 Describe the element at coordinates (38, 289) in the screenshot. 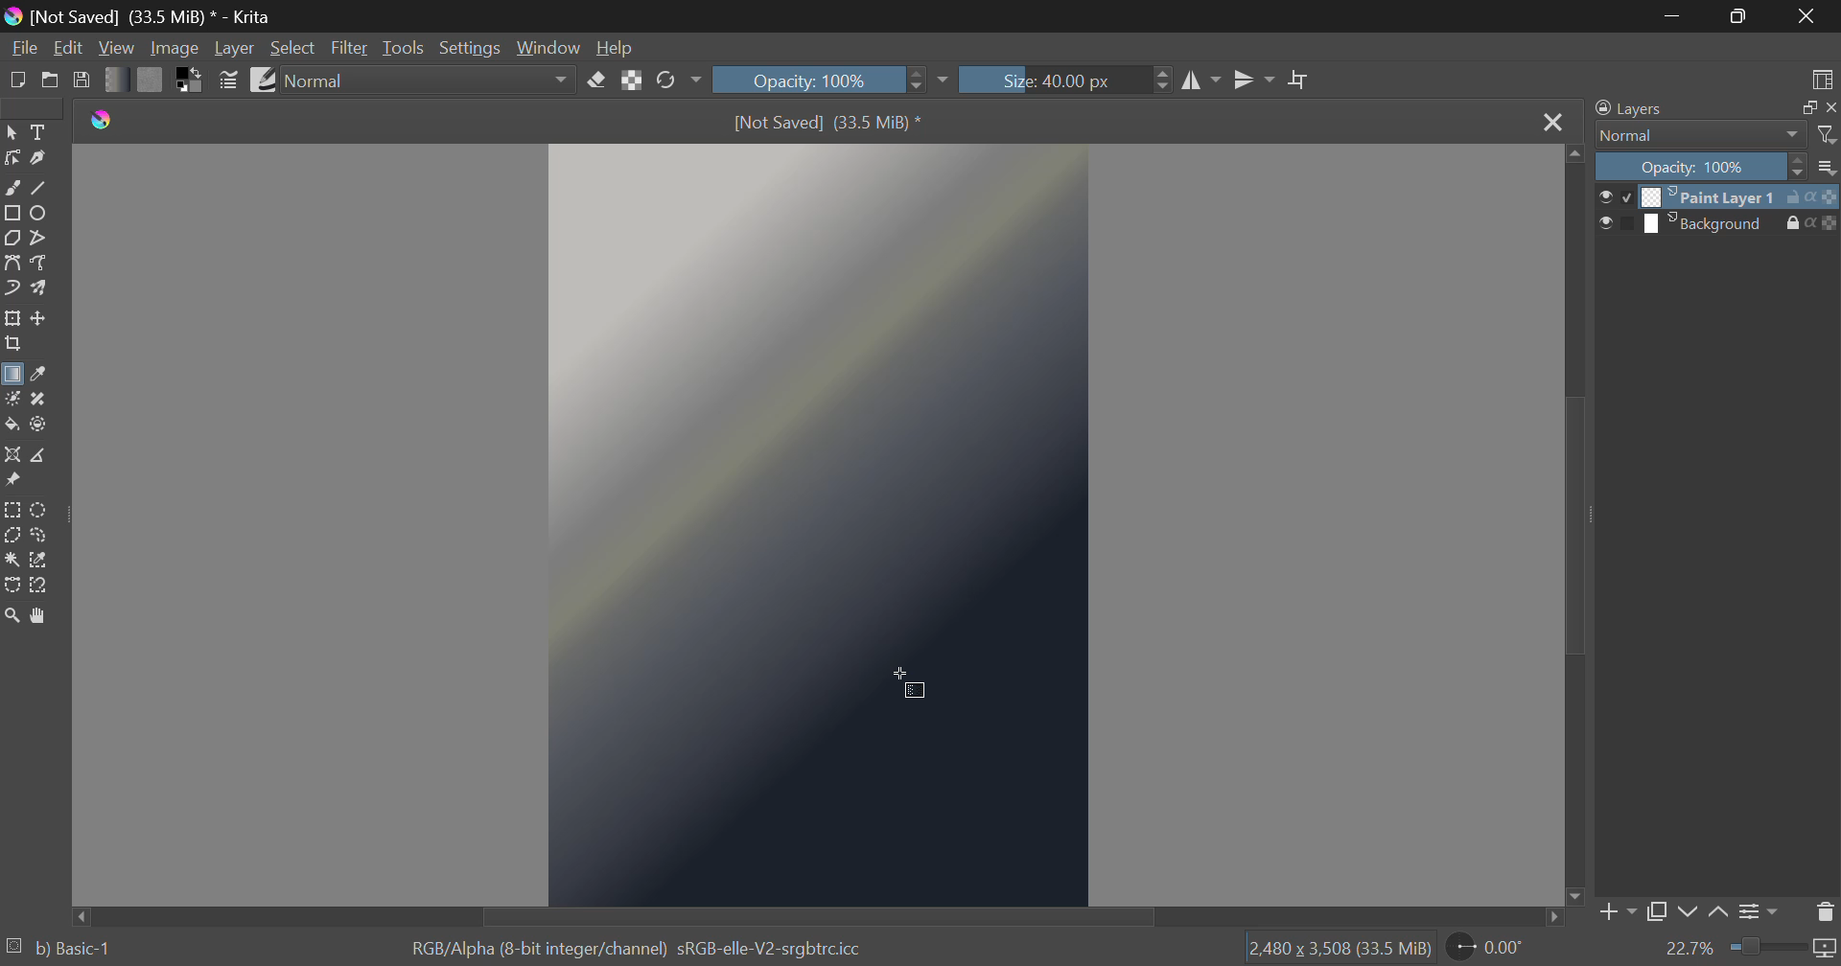

I see `Multibrush Tool` at that location.